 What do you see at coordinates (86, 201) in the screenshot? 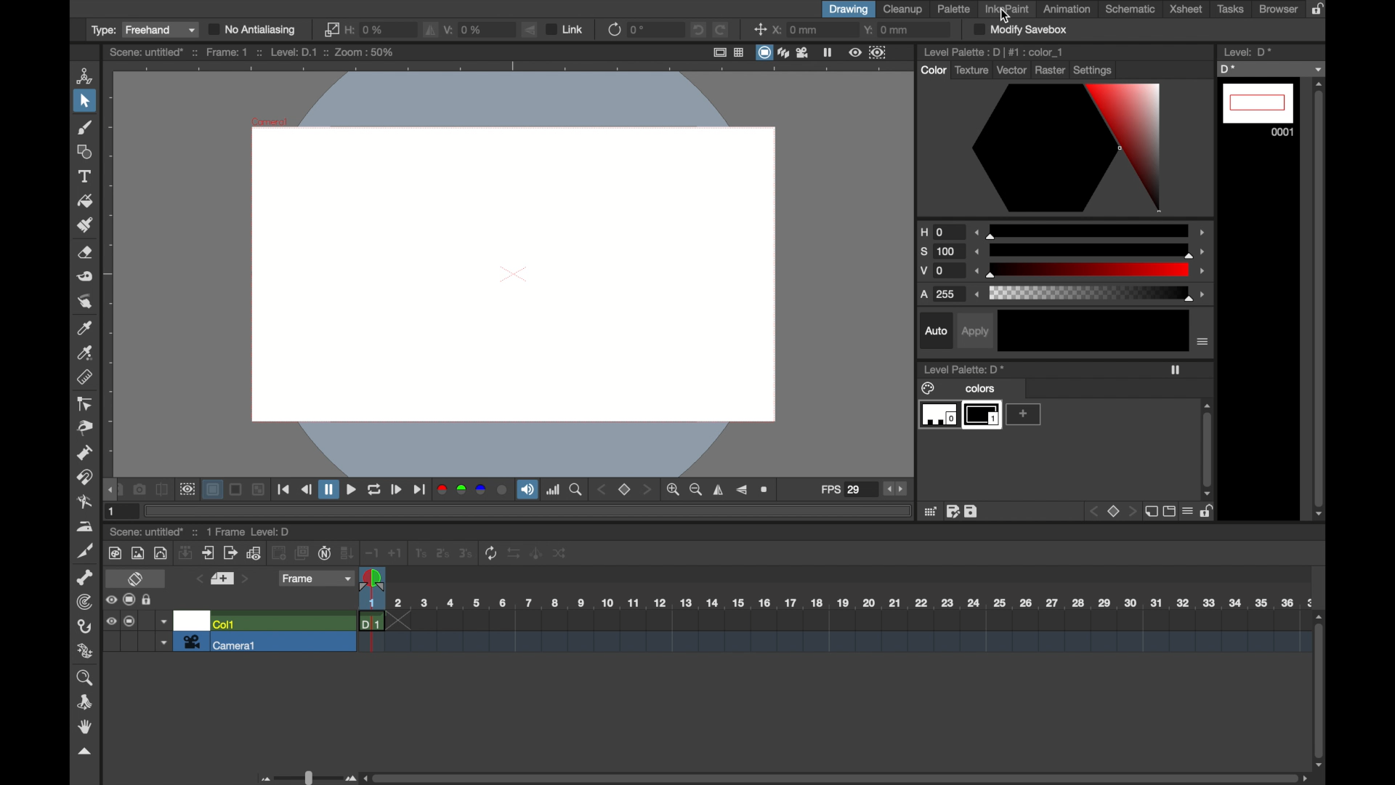
I see `fill tool` at bounding box center [86, 201].